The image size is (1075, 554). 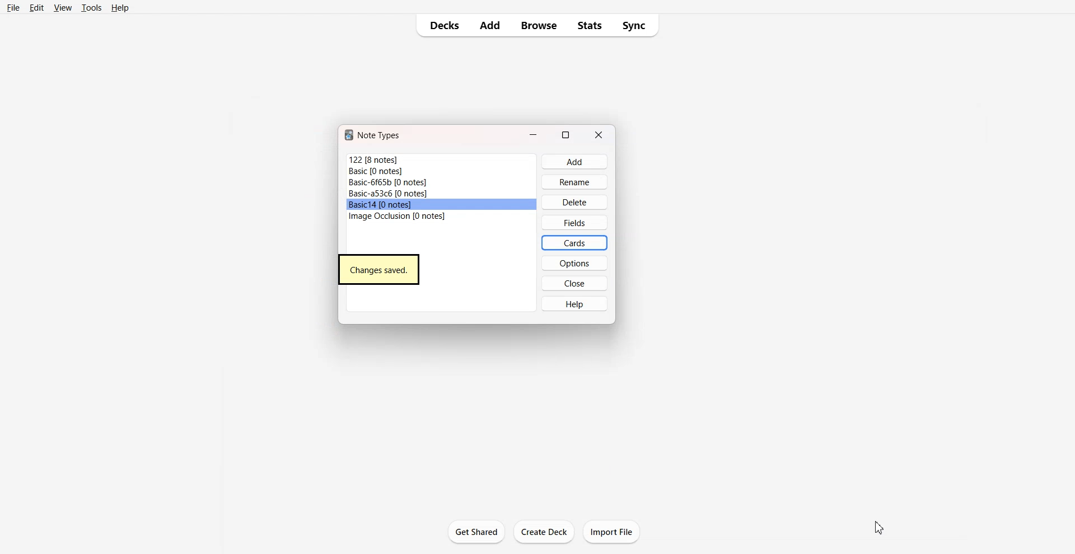 What do you see at coordinates (477, 532) in the screenshot?
I see `Get Started` at bounding box center [477, 532].